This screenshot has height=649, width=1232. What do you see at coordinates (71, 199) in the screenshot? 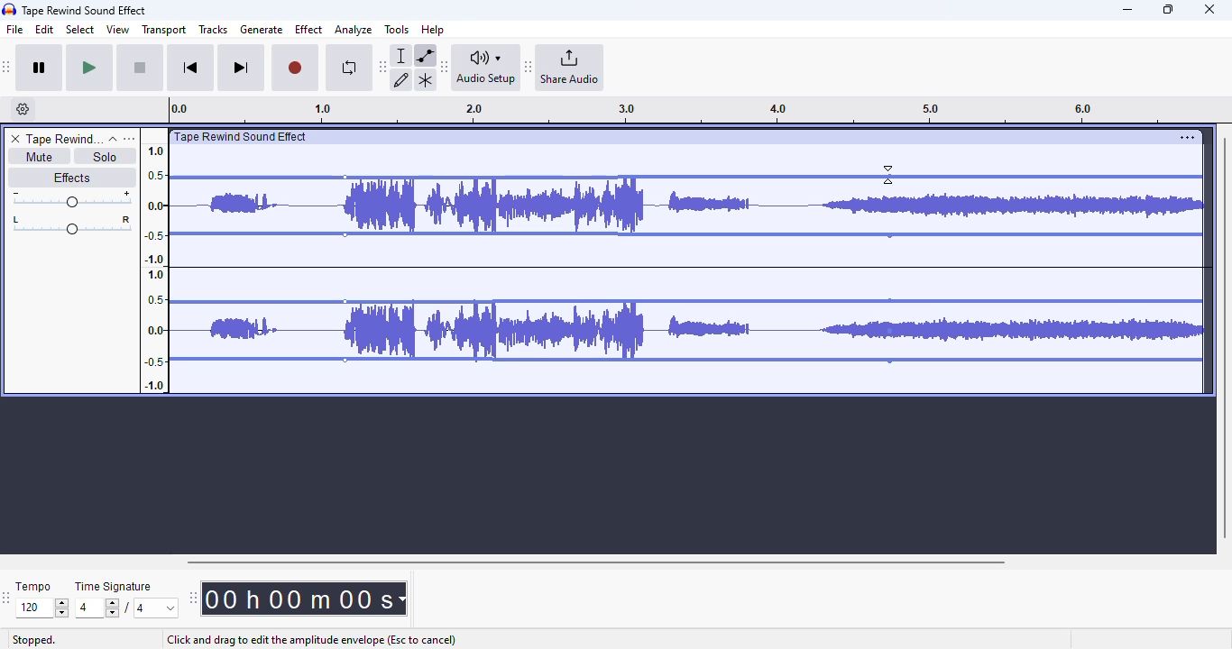
I see `Change volume` at bounding box center [71, 199].